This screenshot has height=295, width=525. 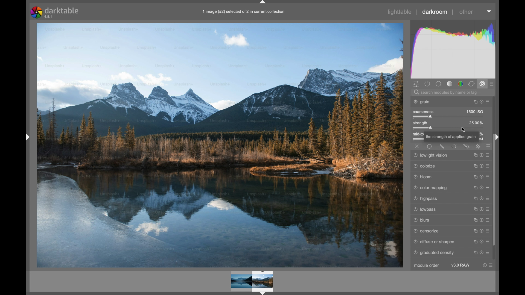 What do you see at coordinates (400, 12) in the screenshot?
I see `lighttable` at bounding box center [400, 12].